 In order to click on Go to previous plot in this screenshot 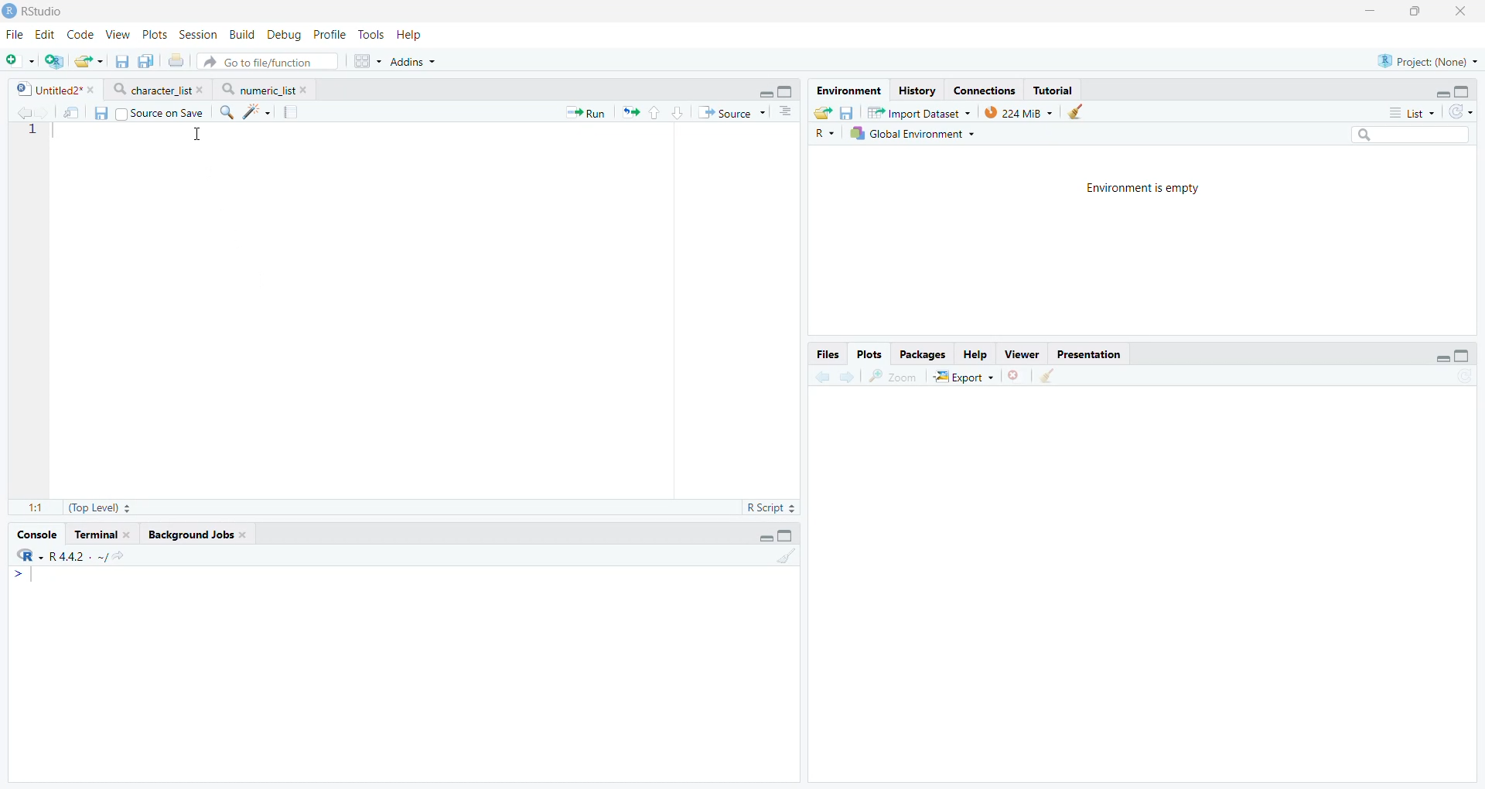, I will do `click(824, 375)`.